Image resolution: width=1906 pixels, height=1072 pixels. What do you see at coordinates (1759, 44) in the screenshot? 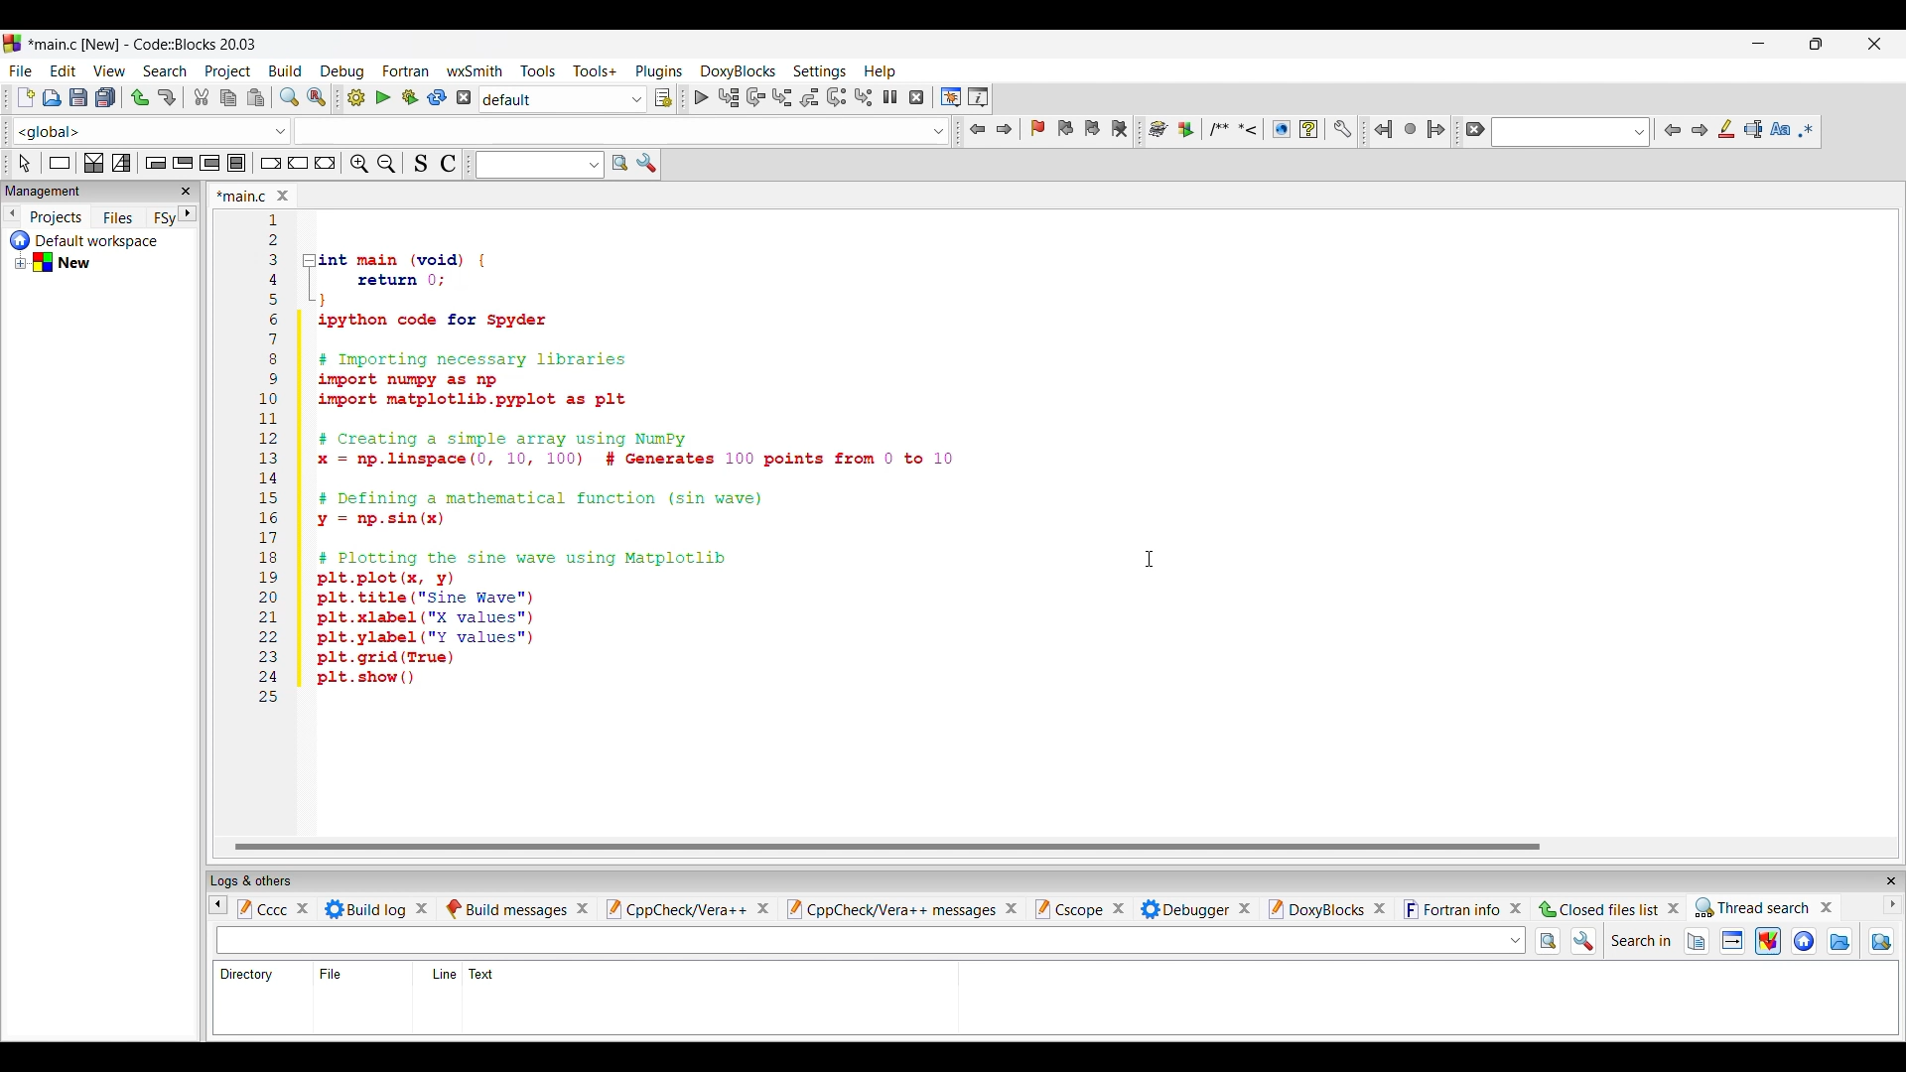
I see `Minimize` at bounding box center [1759, 44].